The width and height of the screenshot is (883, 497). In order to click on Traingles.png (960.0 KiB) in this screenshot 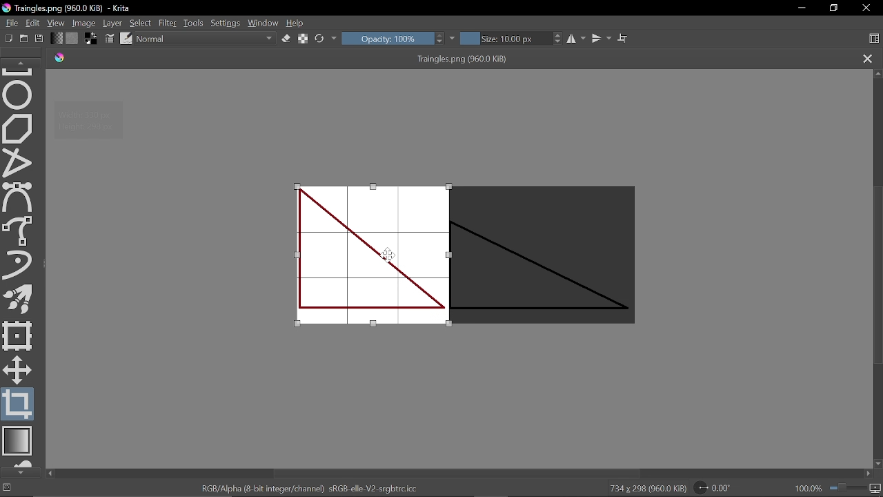, I will do `click(447, 59)`.